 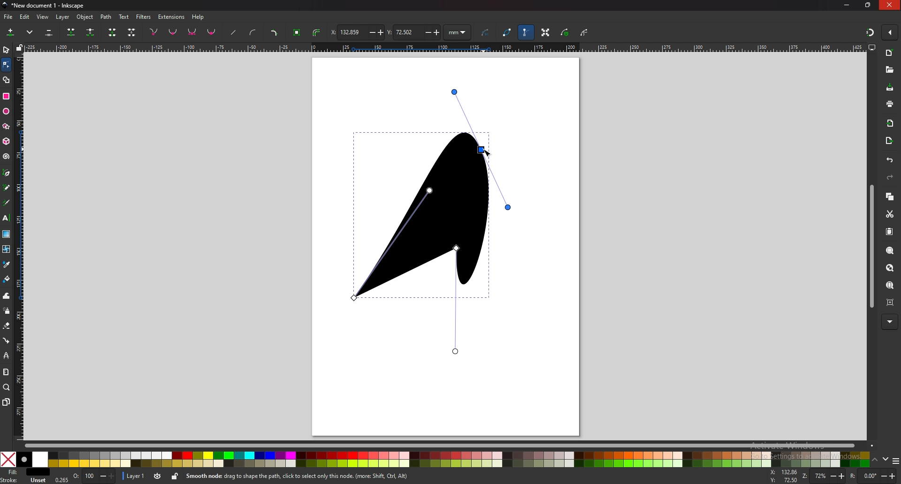 I want to click on toggle visibility, so click(x=158, y=476).